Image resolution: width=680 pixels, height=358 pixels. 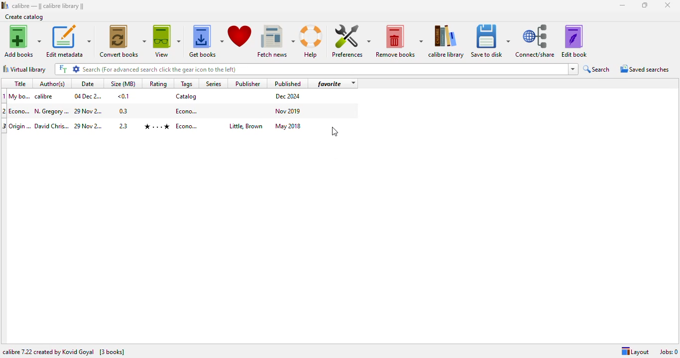 What do you see at coordinates (4, 96) in the screenshot?
I see `1` at bounding box center [4, 96].